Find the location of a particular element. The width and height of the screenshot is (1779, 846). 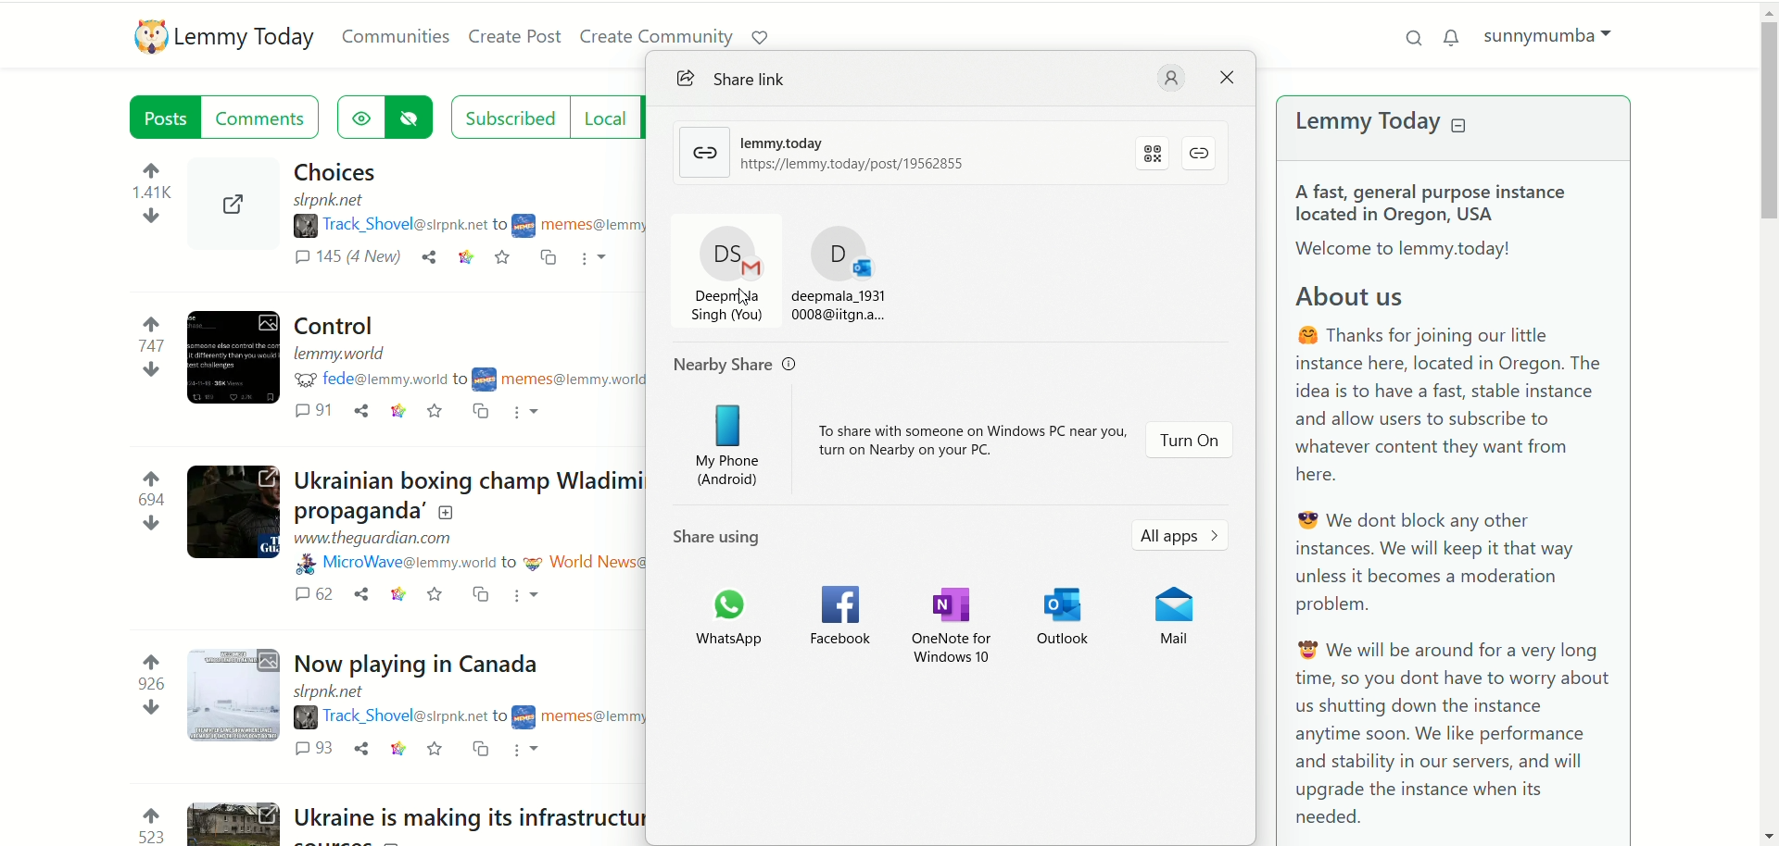

copy link is located at coordinates (1199, 155).